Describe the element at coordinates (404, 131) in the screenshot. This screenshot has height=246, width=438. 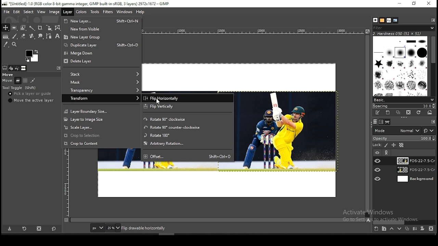
I see `blend mode` at that location.